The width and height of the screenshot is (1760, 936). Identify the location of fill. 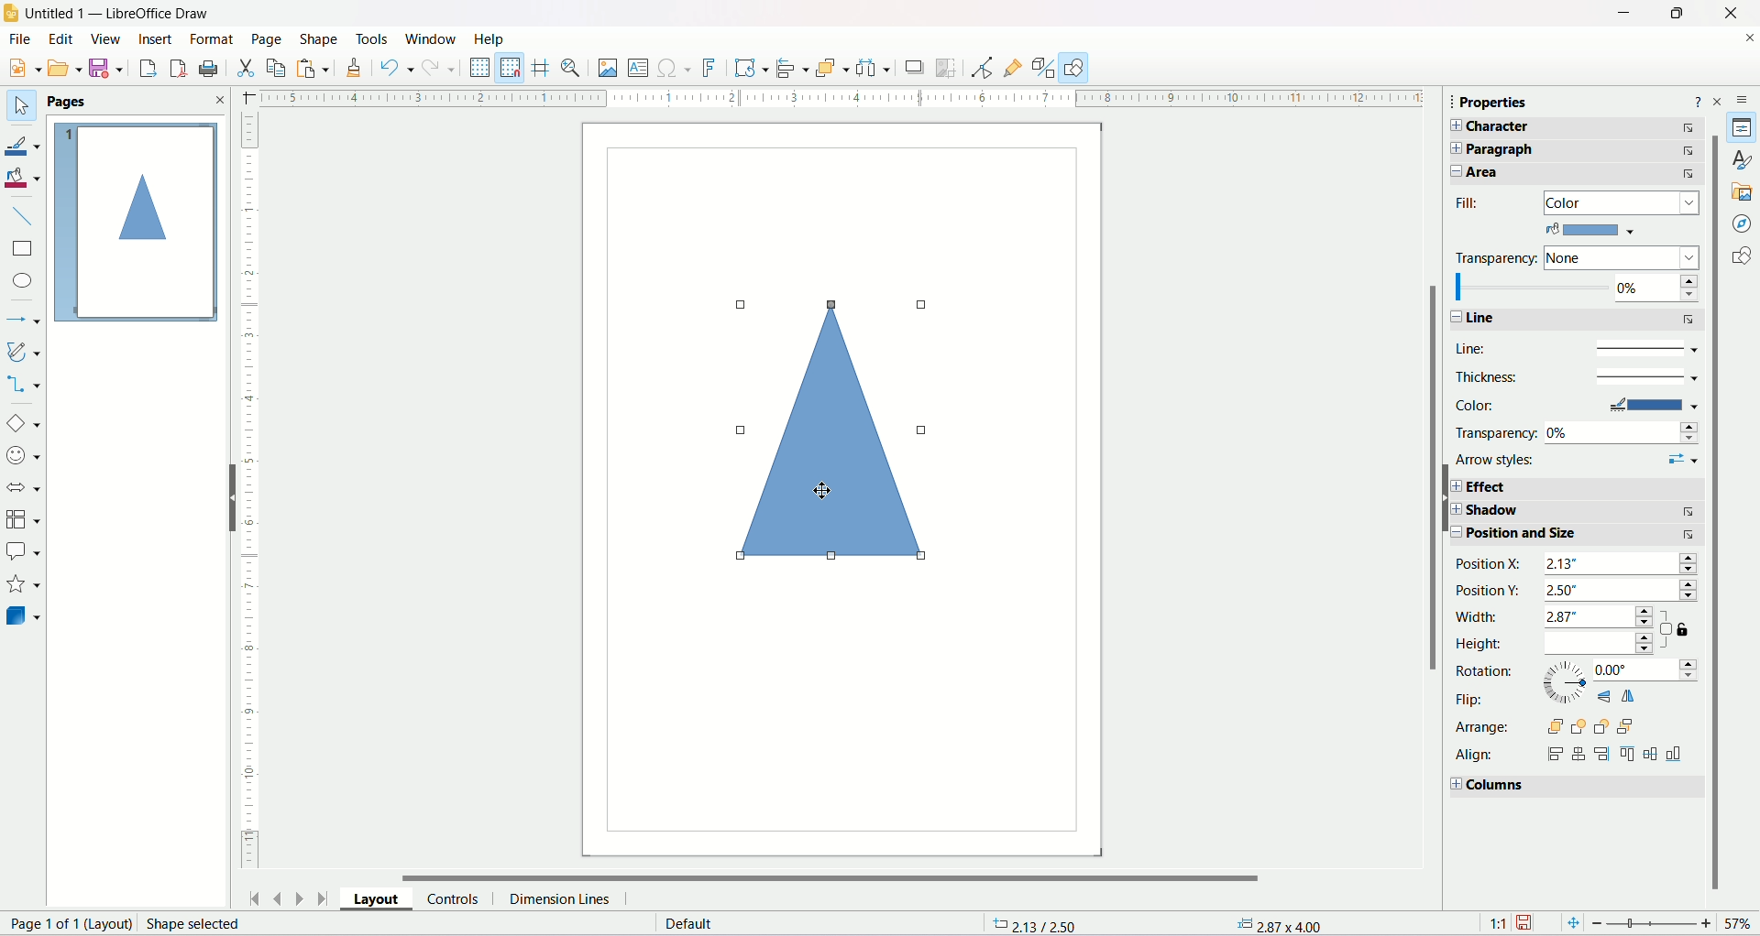
(1570, 202).